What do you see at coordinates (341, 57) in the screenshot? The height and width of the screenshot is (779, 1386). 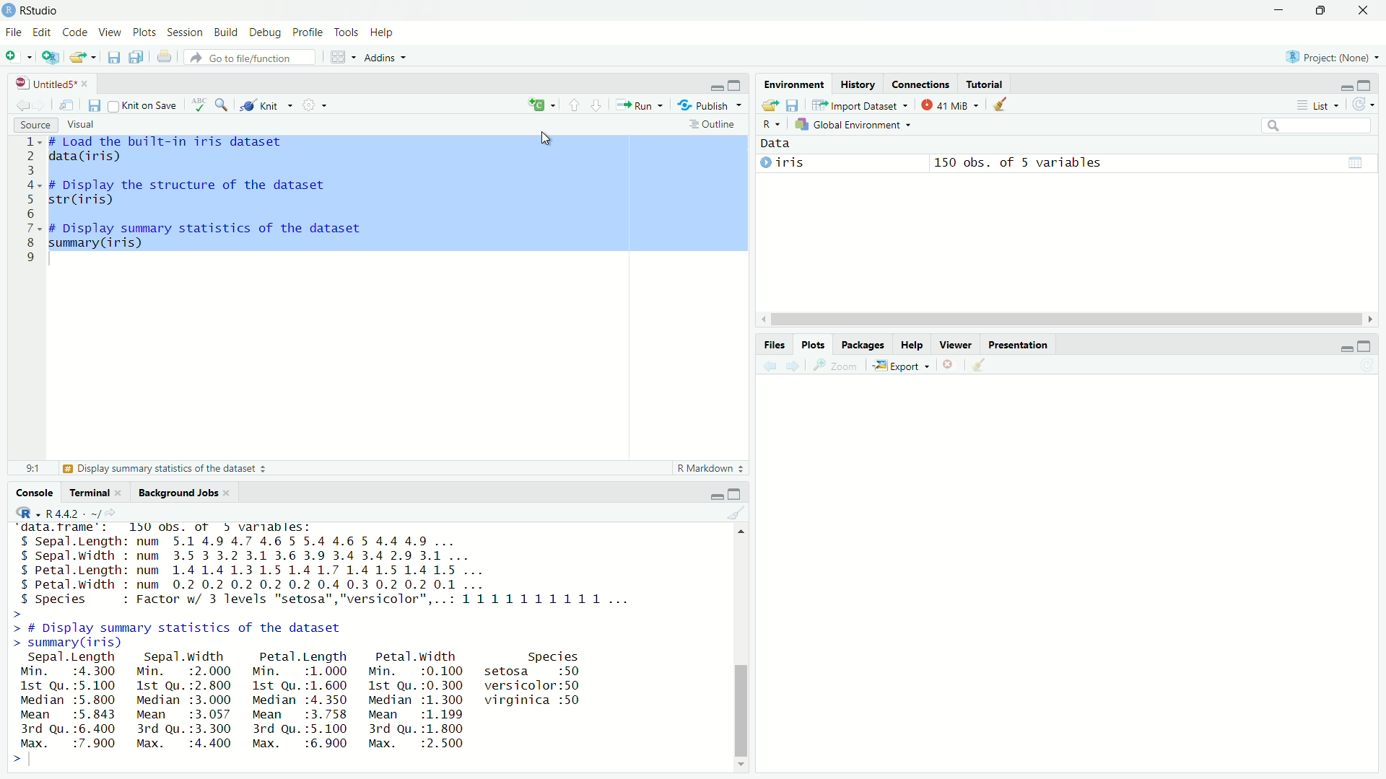 I see `Workspace panes` at bounding box center [341, 57].